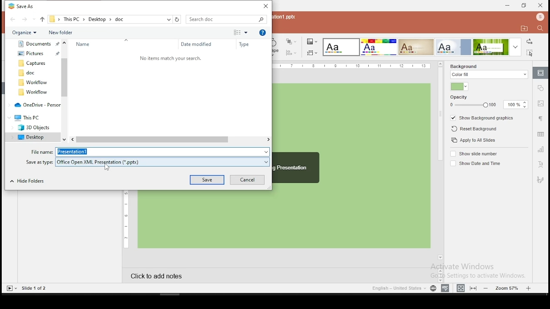 The image size is (550, 309). What do you see at coordinates (32, 82) in the screenshot?
I see `workflow` at bounding box center [32, 82].